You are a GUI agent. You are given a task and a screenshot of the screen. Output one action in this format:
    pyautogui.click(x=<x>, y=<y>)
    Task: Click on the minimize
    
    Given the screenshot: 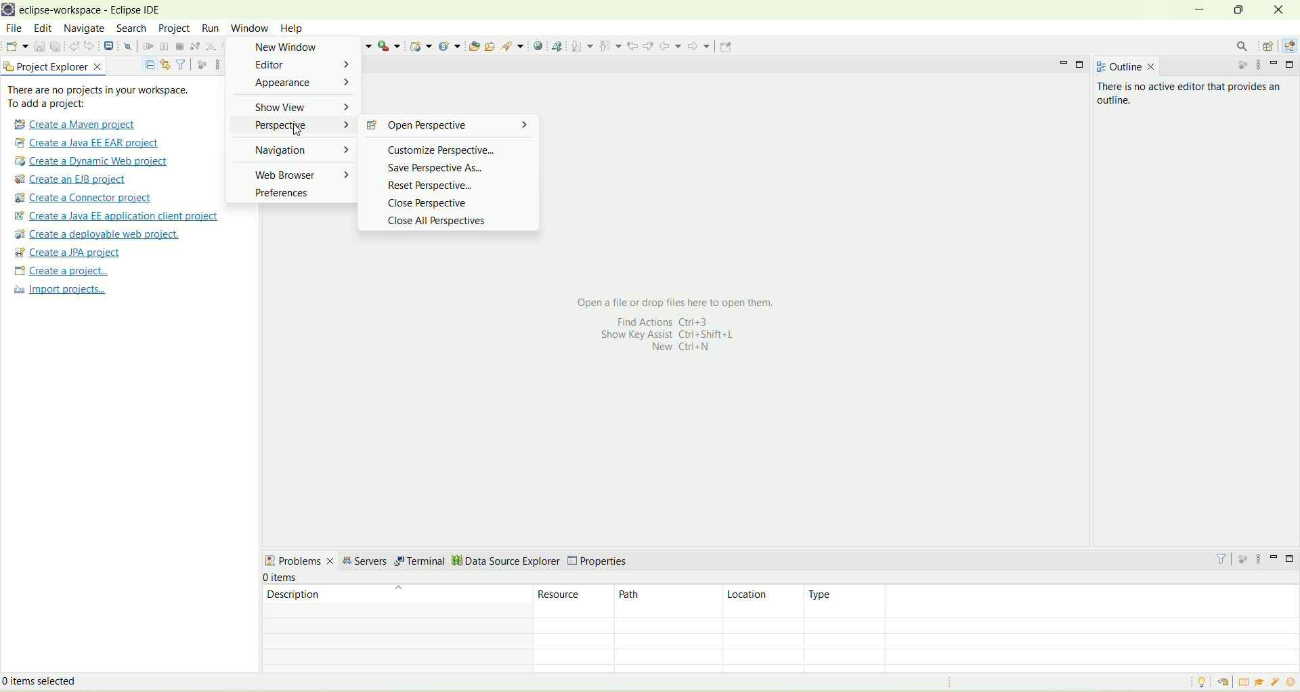 What is the action you would take?
    pyautogui.click(x=1062, y=63)
    